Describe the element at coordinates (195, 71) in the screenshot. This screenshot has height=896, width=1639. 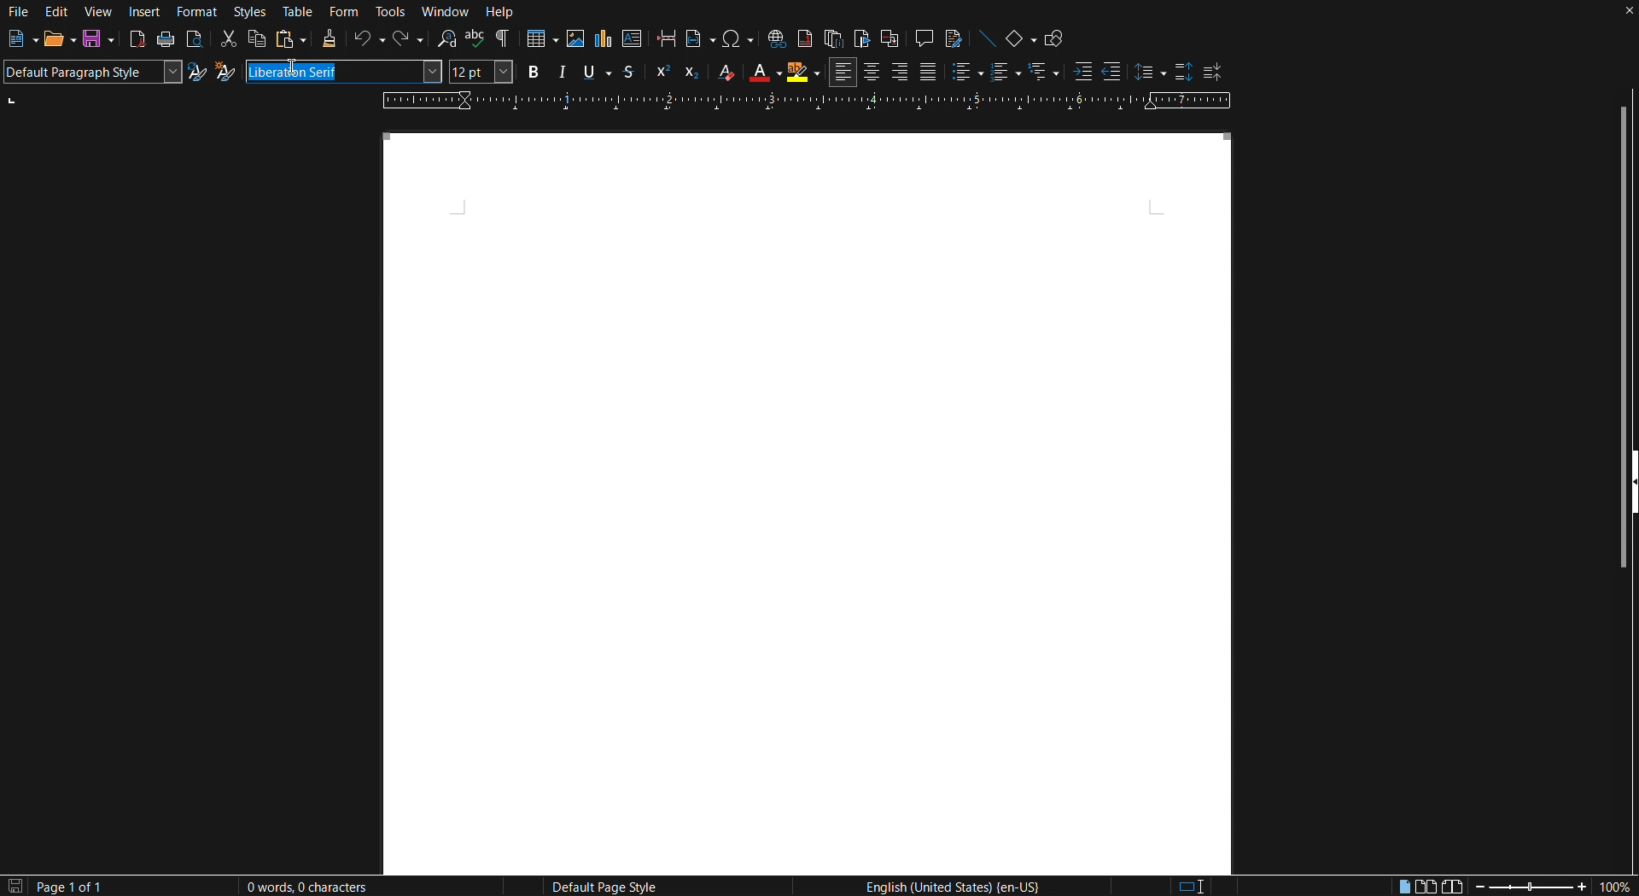
I see `Update Selected Style` at that location.